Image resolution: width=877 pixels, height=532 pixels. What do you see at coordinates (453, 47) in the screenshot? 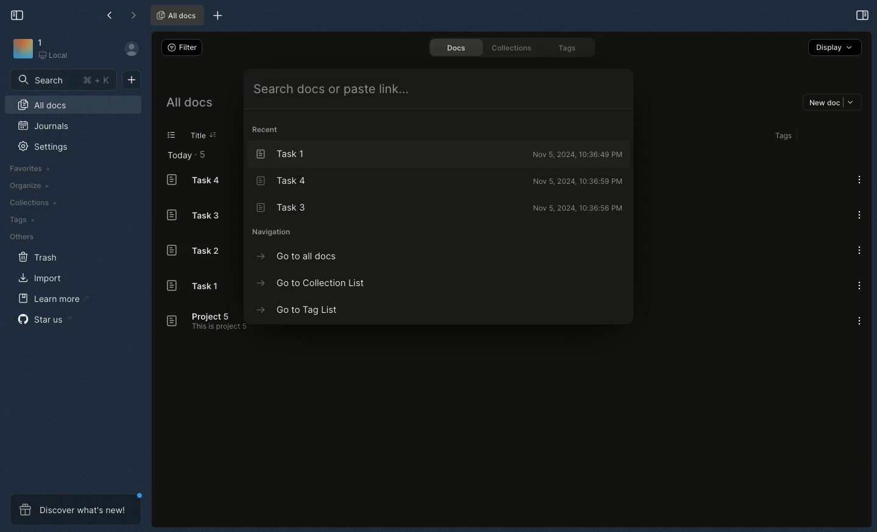
I see `Docs` at bounding box center [453, 47].